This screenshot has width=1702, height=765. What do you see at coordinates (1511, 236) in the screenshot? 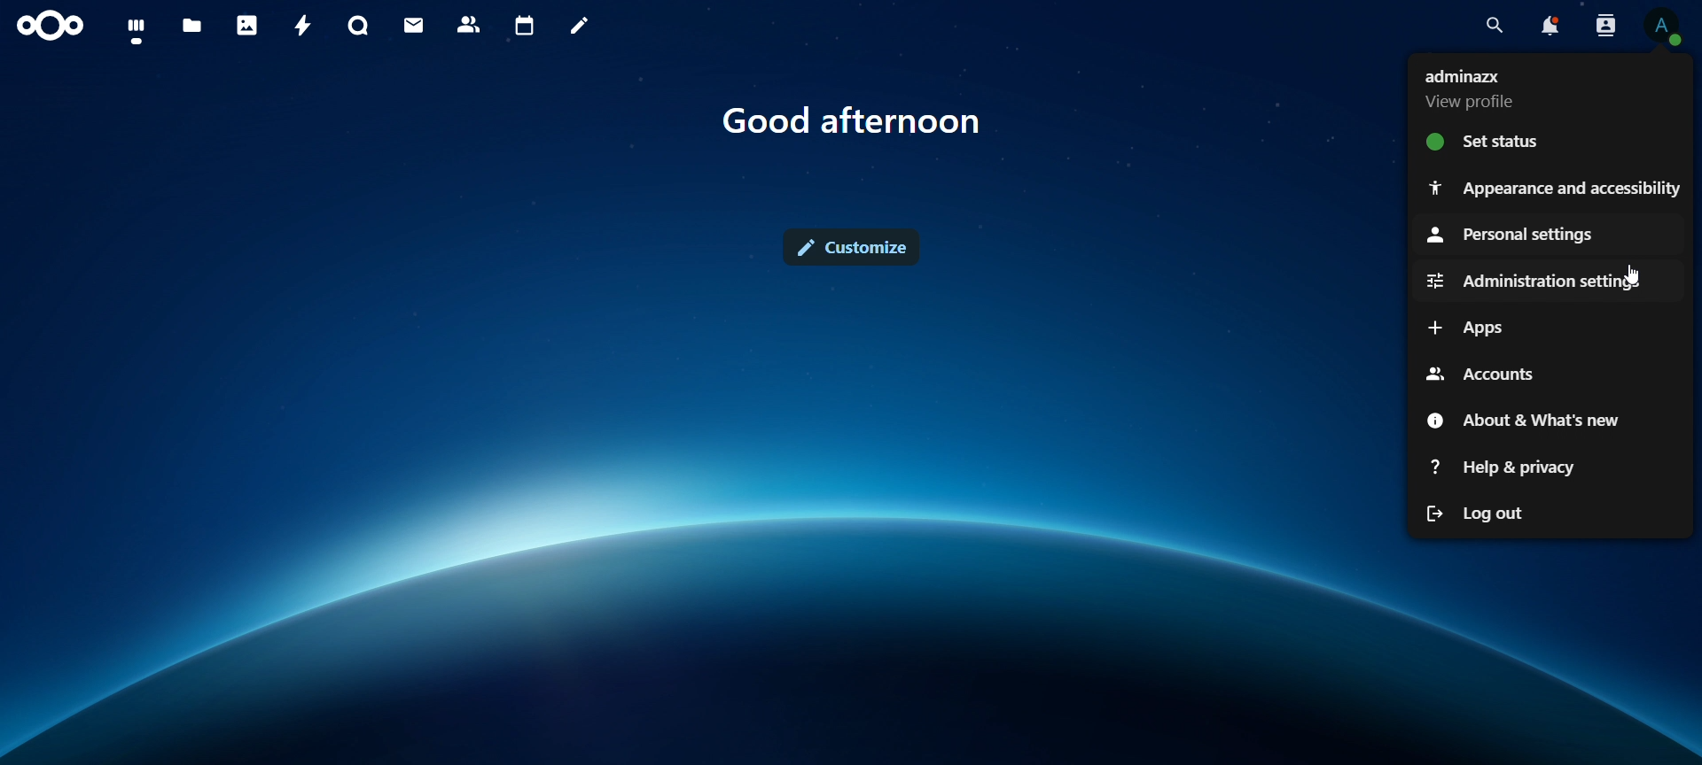
I see `personal settings` at bounding box center [1511, 236].